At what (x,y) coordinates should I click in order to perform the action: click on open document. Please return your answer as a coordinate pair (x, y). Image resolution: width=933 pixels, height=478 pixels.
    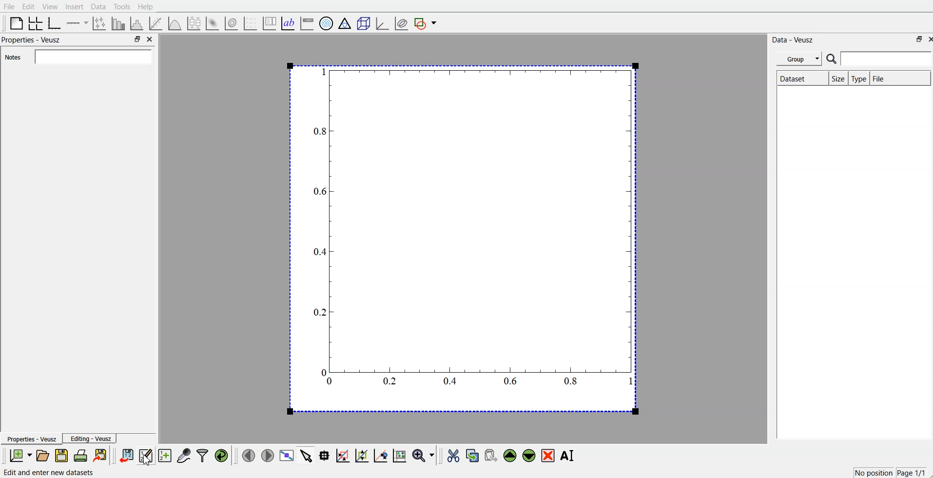
    Looking at the image, I should click on (44, 456).